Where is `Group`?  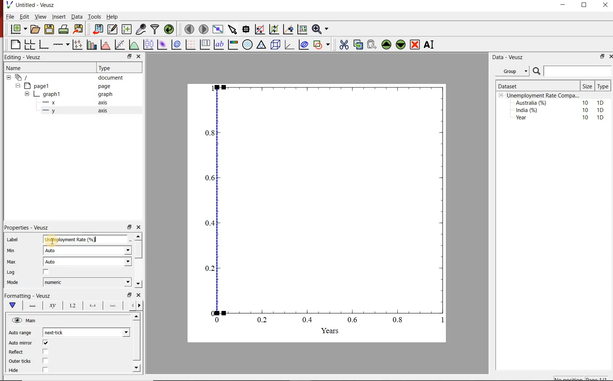
Group is located at coordinates (513, 71).